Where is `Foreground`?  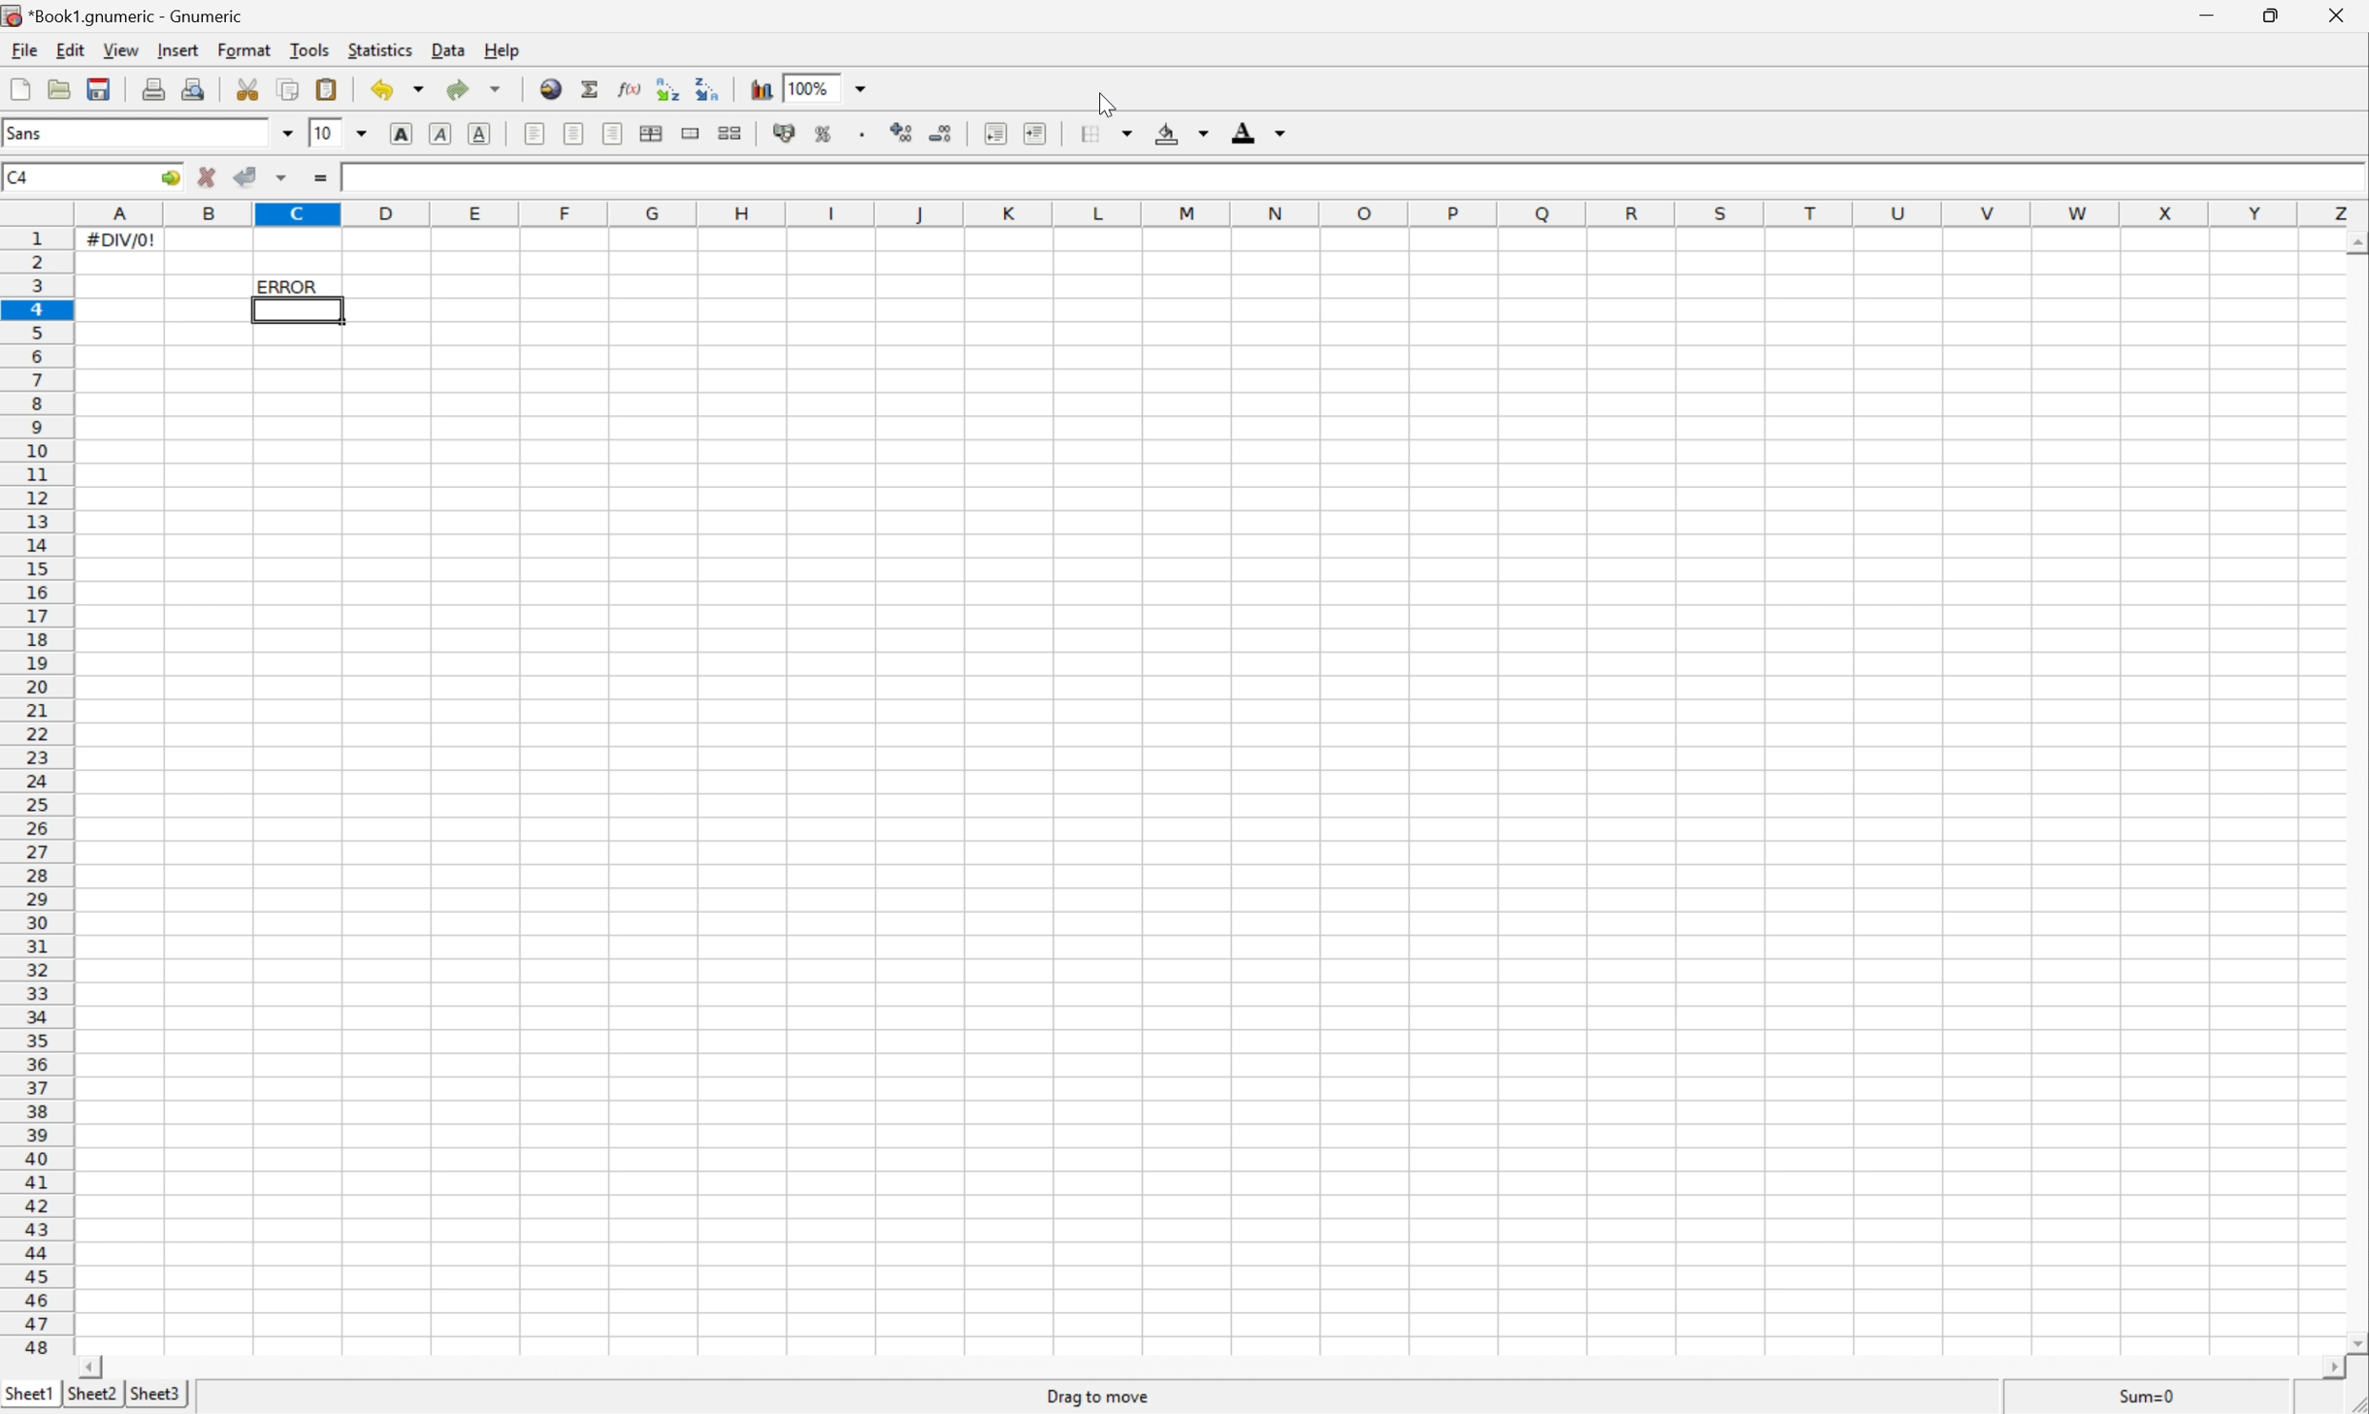
Foreground is located at coordinates (1245, 133).